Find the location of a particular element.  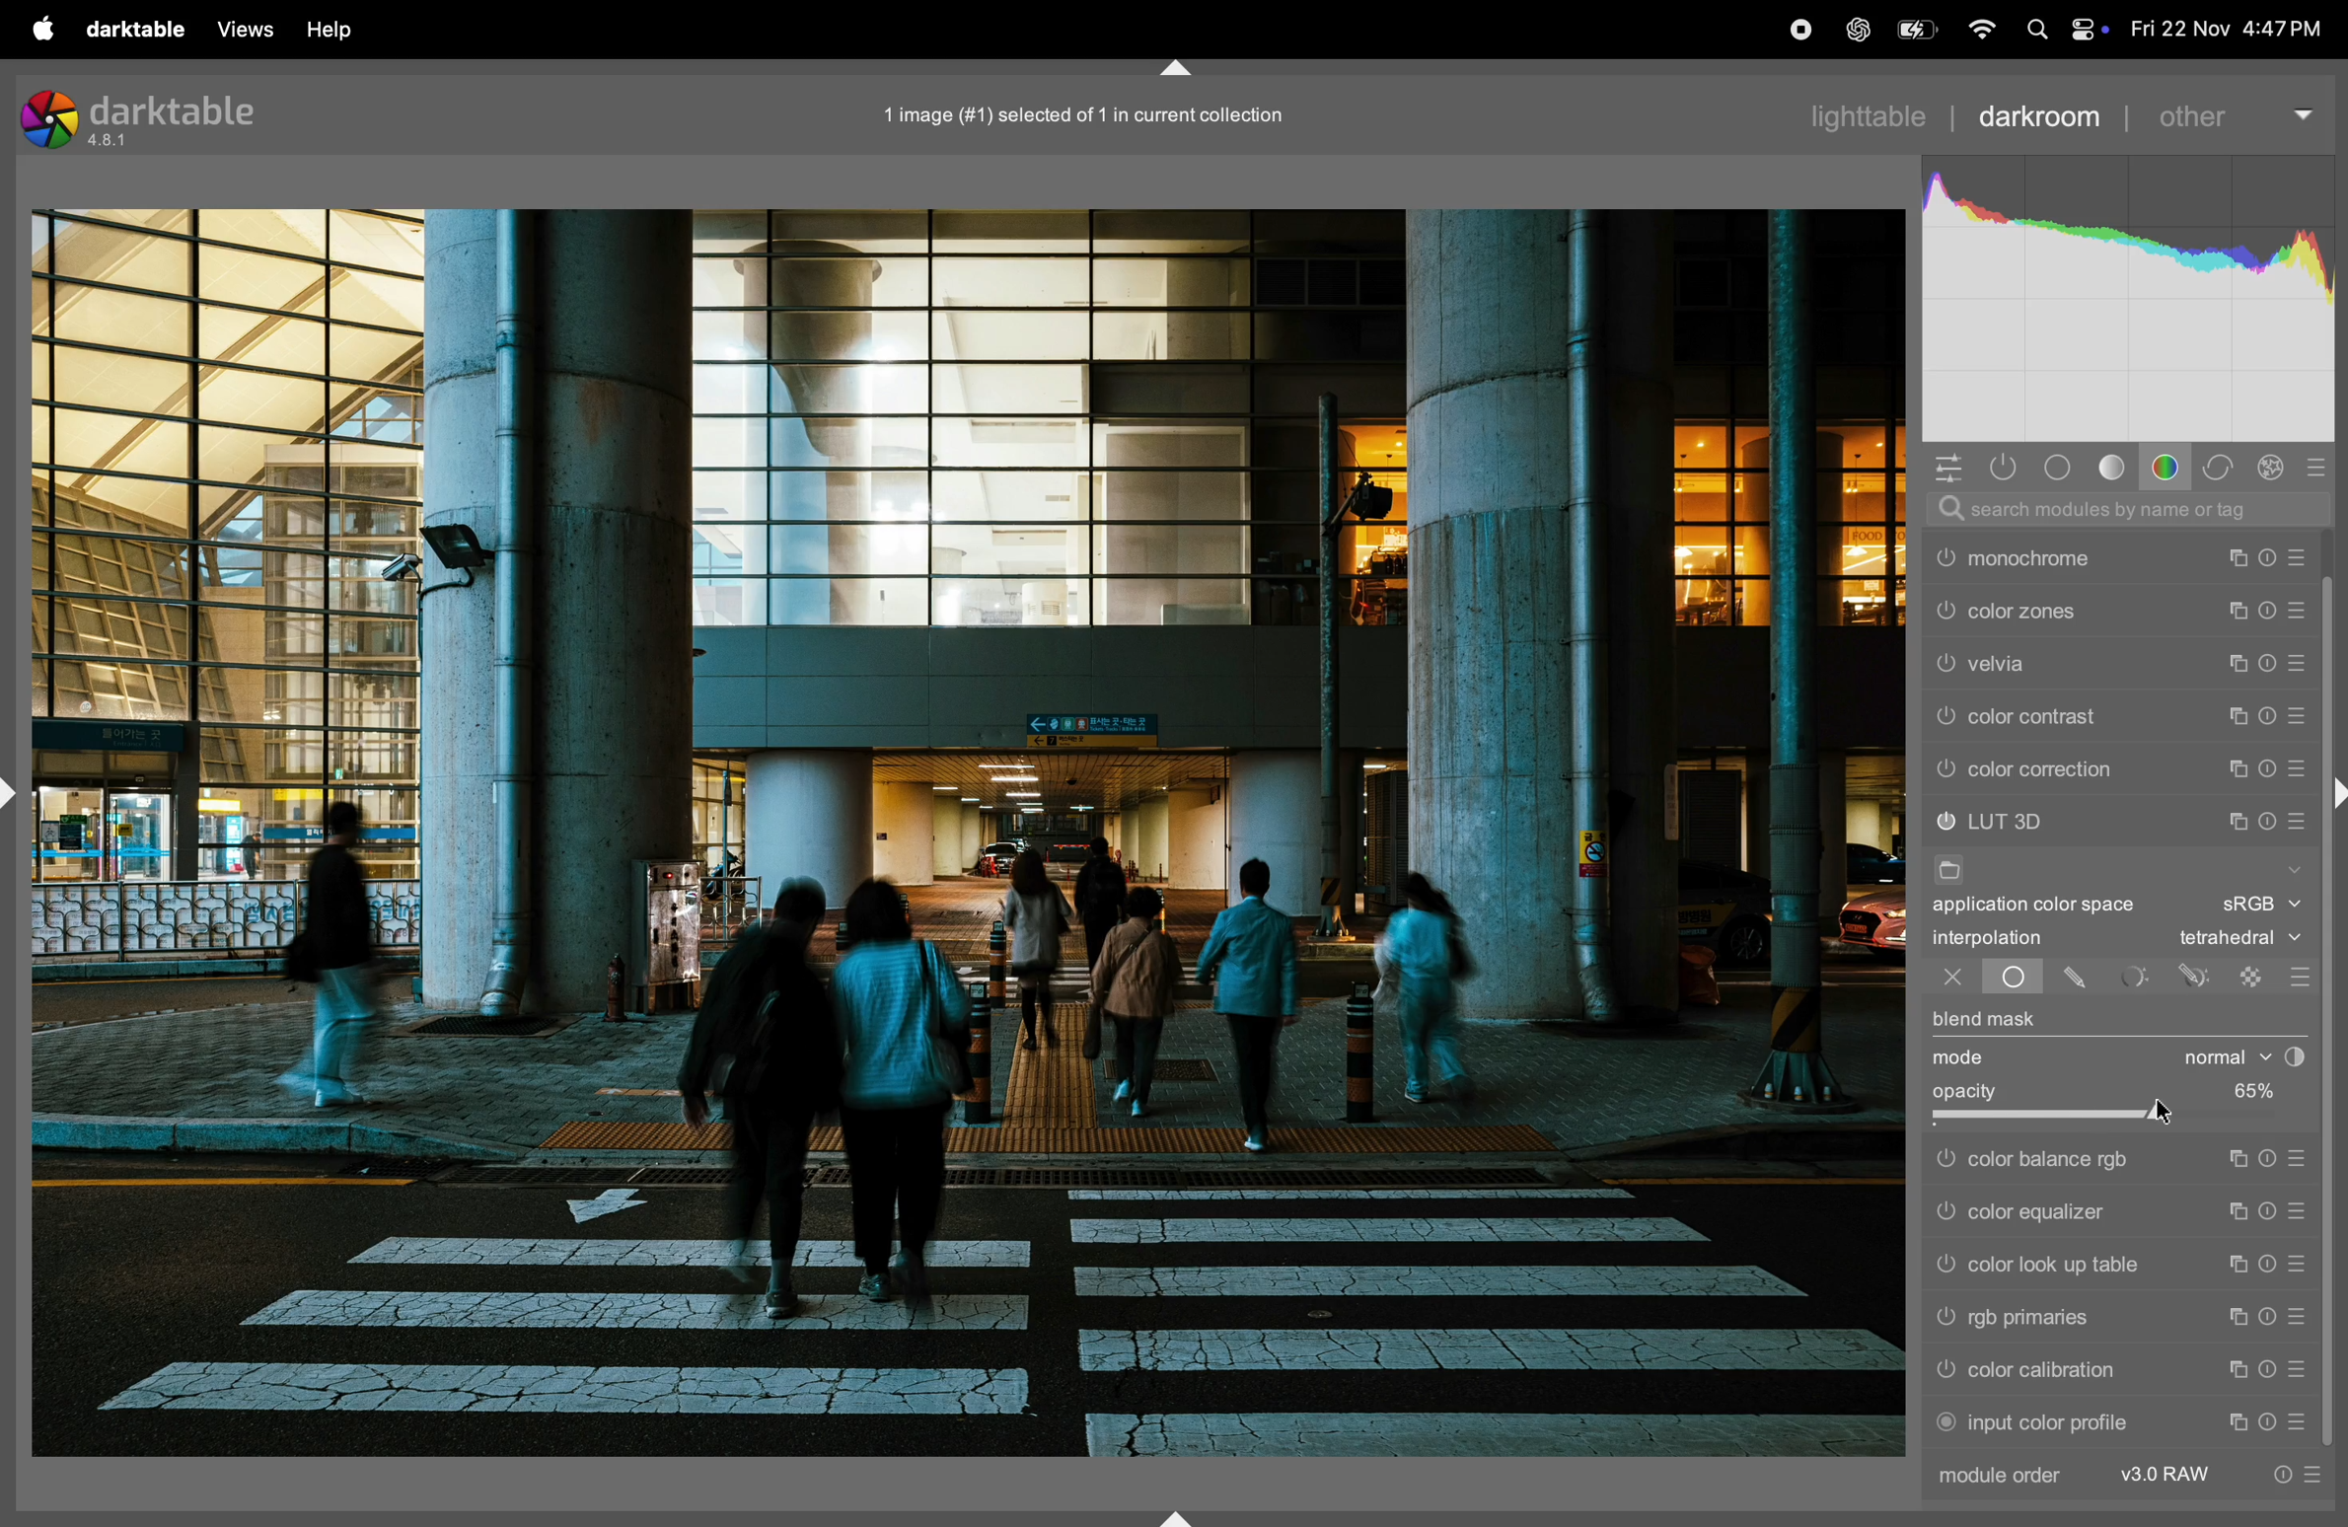

presets is located at coordinates (2296, 1418).